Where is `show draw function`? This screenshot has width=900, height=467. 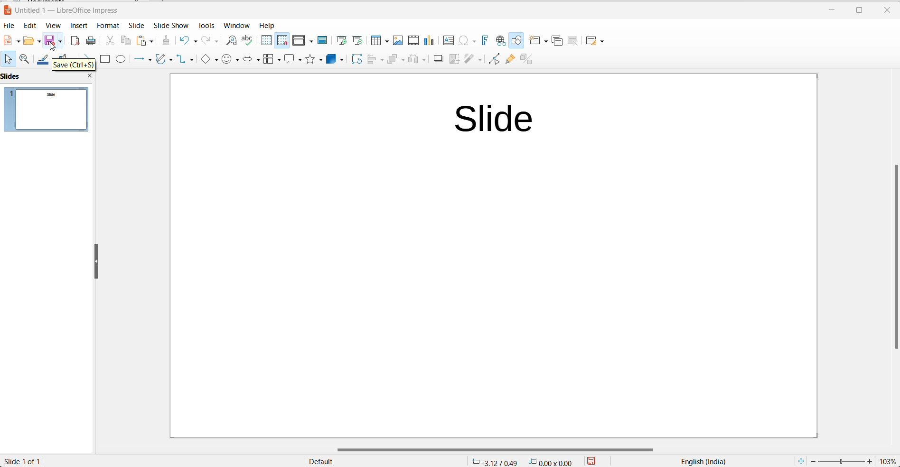
show draw function is located at coordinates (516, 41).